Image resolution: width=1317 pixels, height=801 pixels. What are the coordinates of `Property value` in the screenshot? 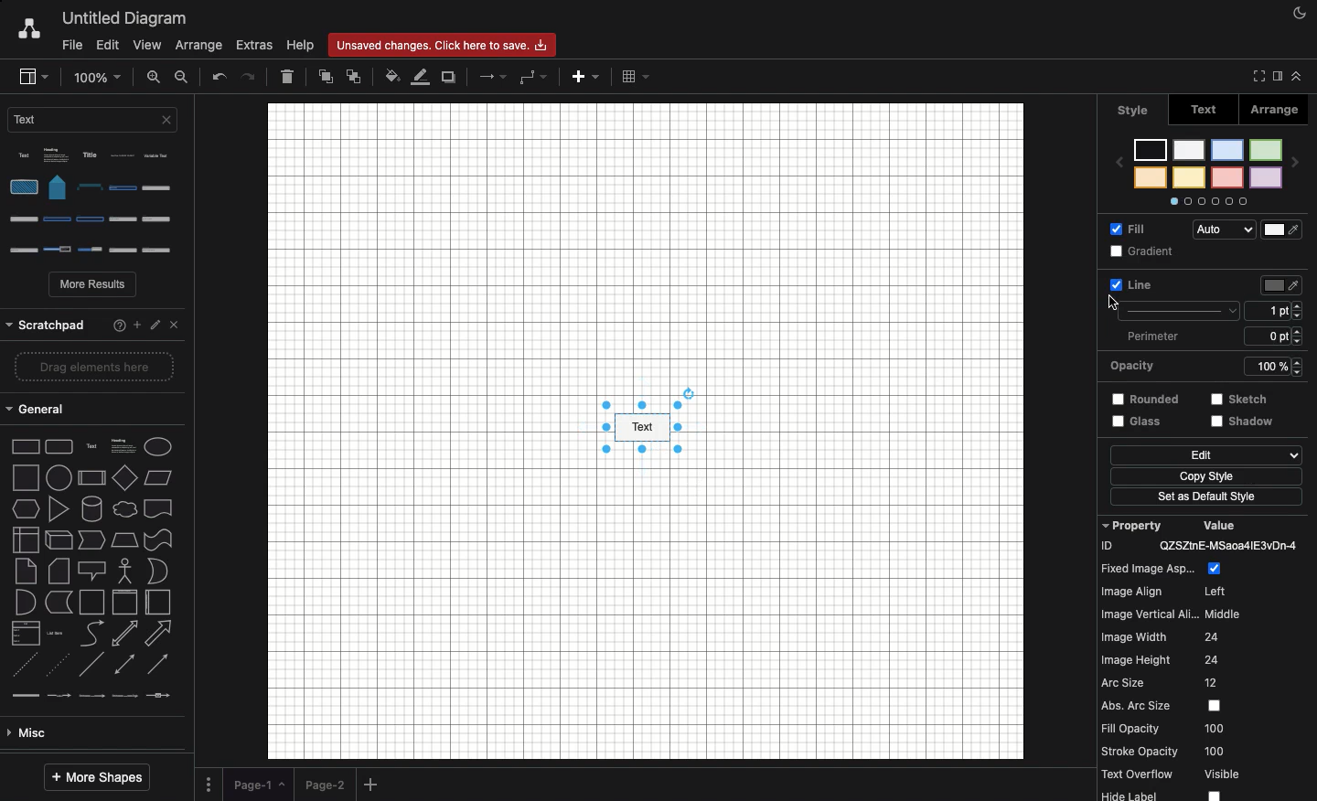 It's located at (1207, 656).